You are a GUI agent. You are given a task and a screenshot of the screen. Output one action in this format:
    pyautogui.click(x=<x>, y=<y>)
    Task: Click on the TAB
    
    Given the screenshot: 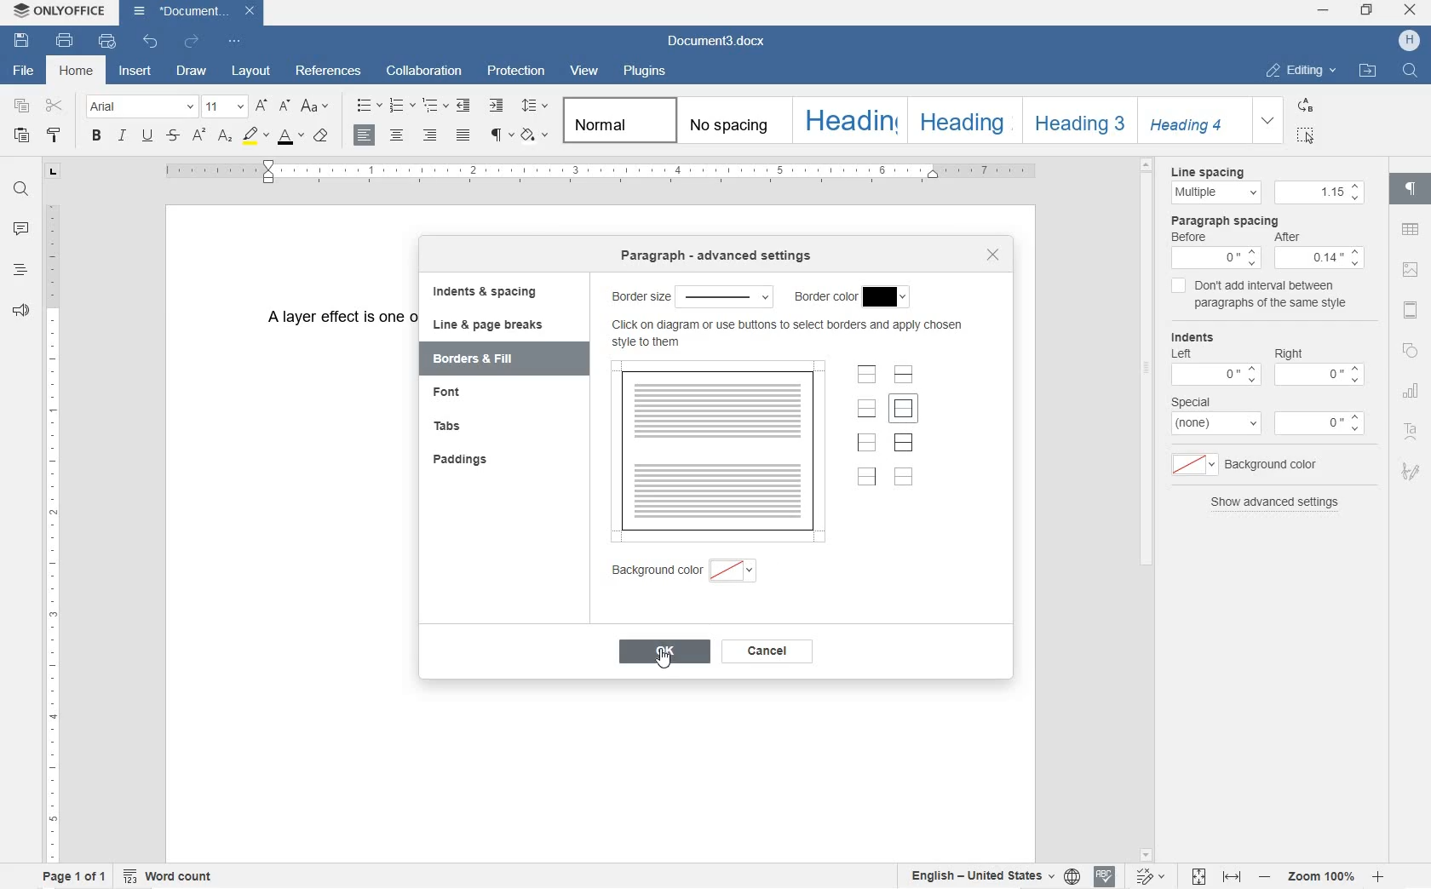 What is the action you would take?
    pyautogui.click(x=54, y=173)
    